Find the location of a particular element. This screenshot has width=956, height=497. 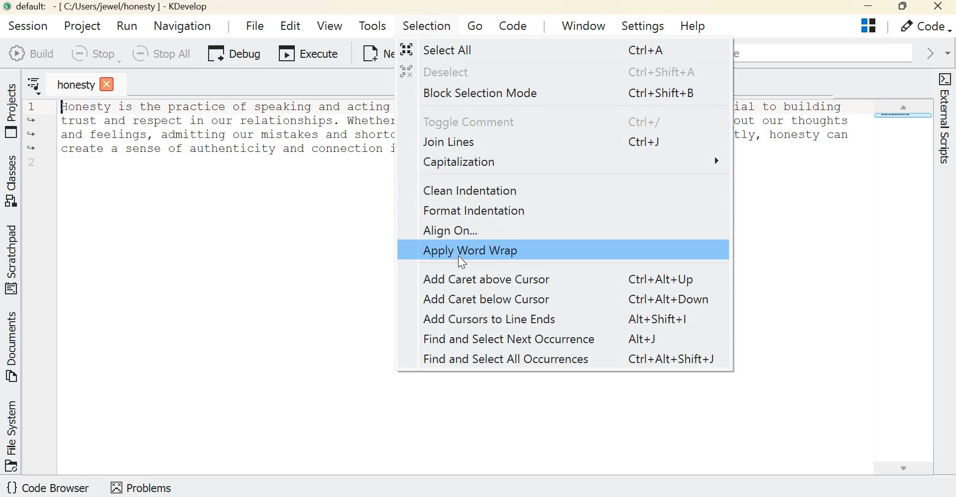

Deselect is located at coordinates (551, 71).